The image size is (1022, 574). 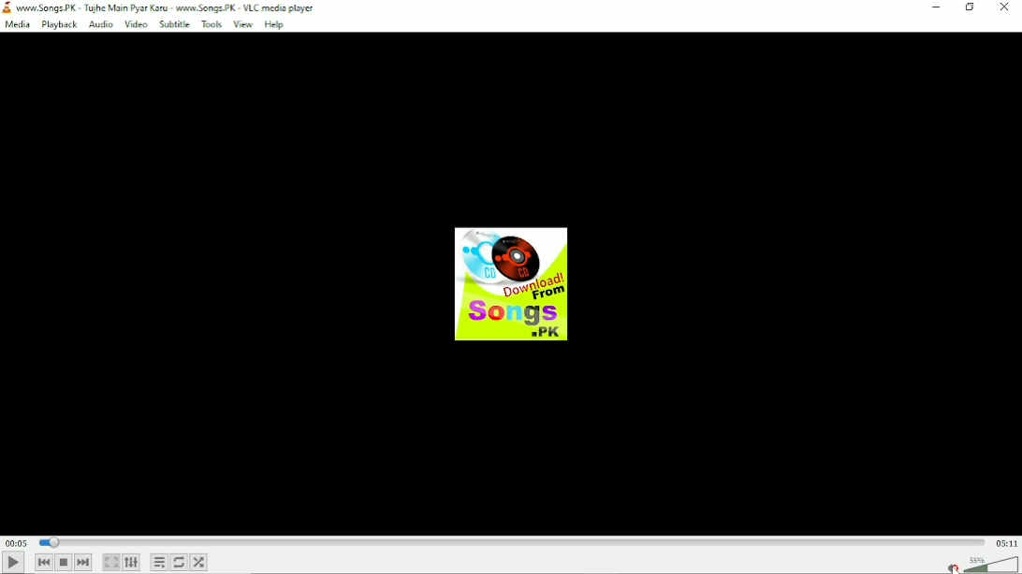 What do you see at coordinates (131, 563) in the screenshot?
I see `Show extended settings` at bounding box center [131, 563].